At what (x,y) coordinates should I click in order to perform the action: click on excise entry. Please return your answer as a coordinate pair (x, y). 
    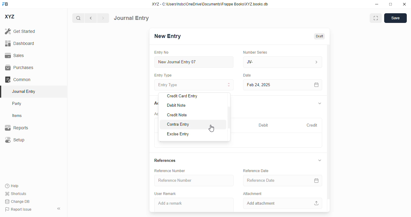
    Looking at the image, I should click on (178, 133).